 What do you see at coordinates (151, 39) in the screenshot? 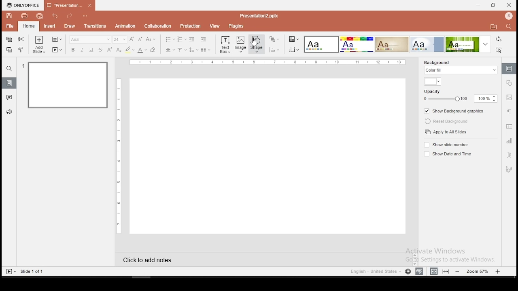
I see `change case` at bounding box center [151, 39].